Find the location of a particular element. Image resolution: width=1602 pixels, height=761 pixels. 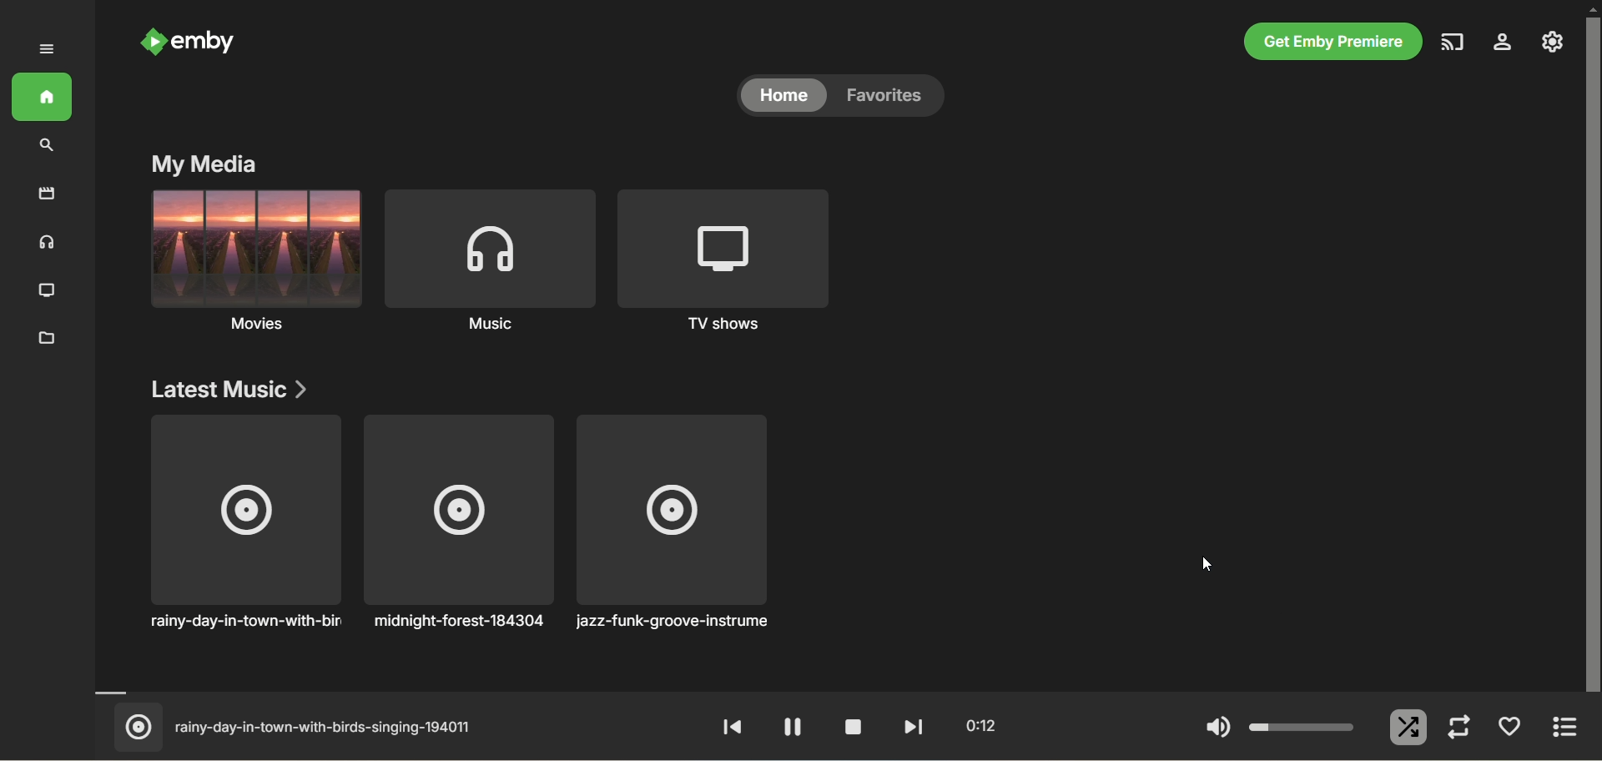

latest music is located at coordinates (228, 389).